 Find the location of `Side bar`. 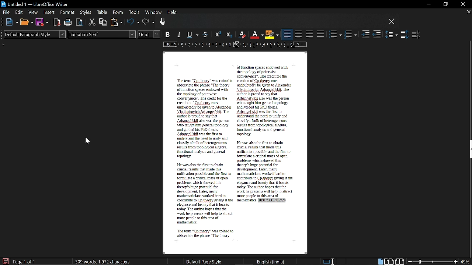

Side bar is located at coordinates (469, 150).